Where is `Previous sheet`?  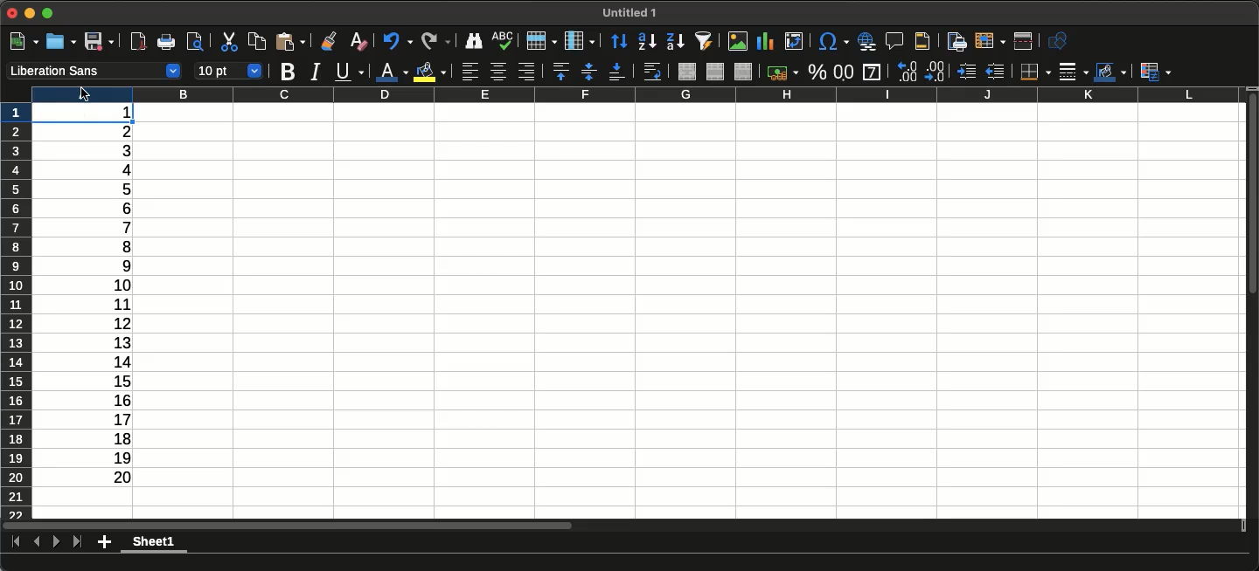 Previous sheet is located at coordinates (38, 541).